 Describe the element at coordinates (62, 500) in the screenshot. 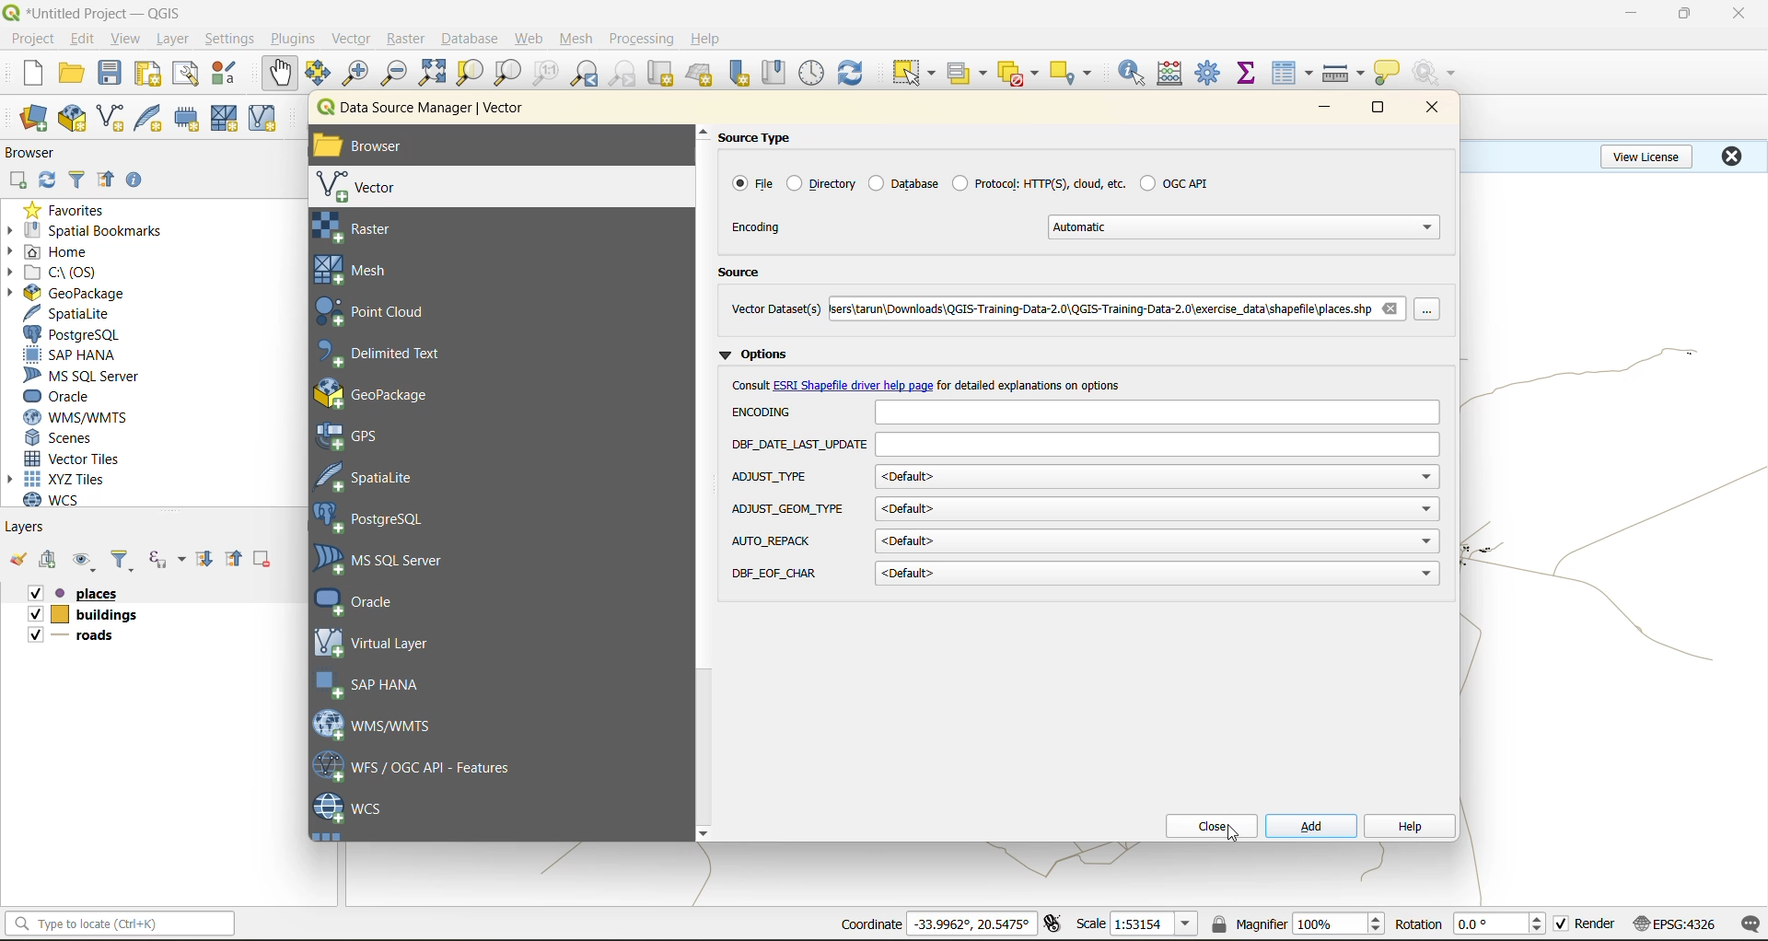

I see `wcs` at that location.